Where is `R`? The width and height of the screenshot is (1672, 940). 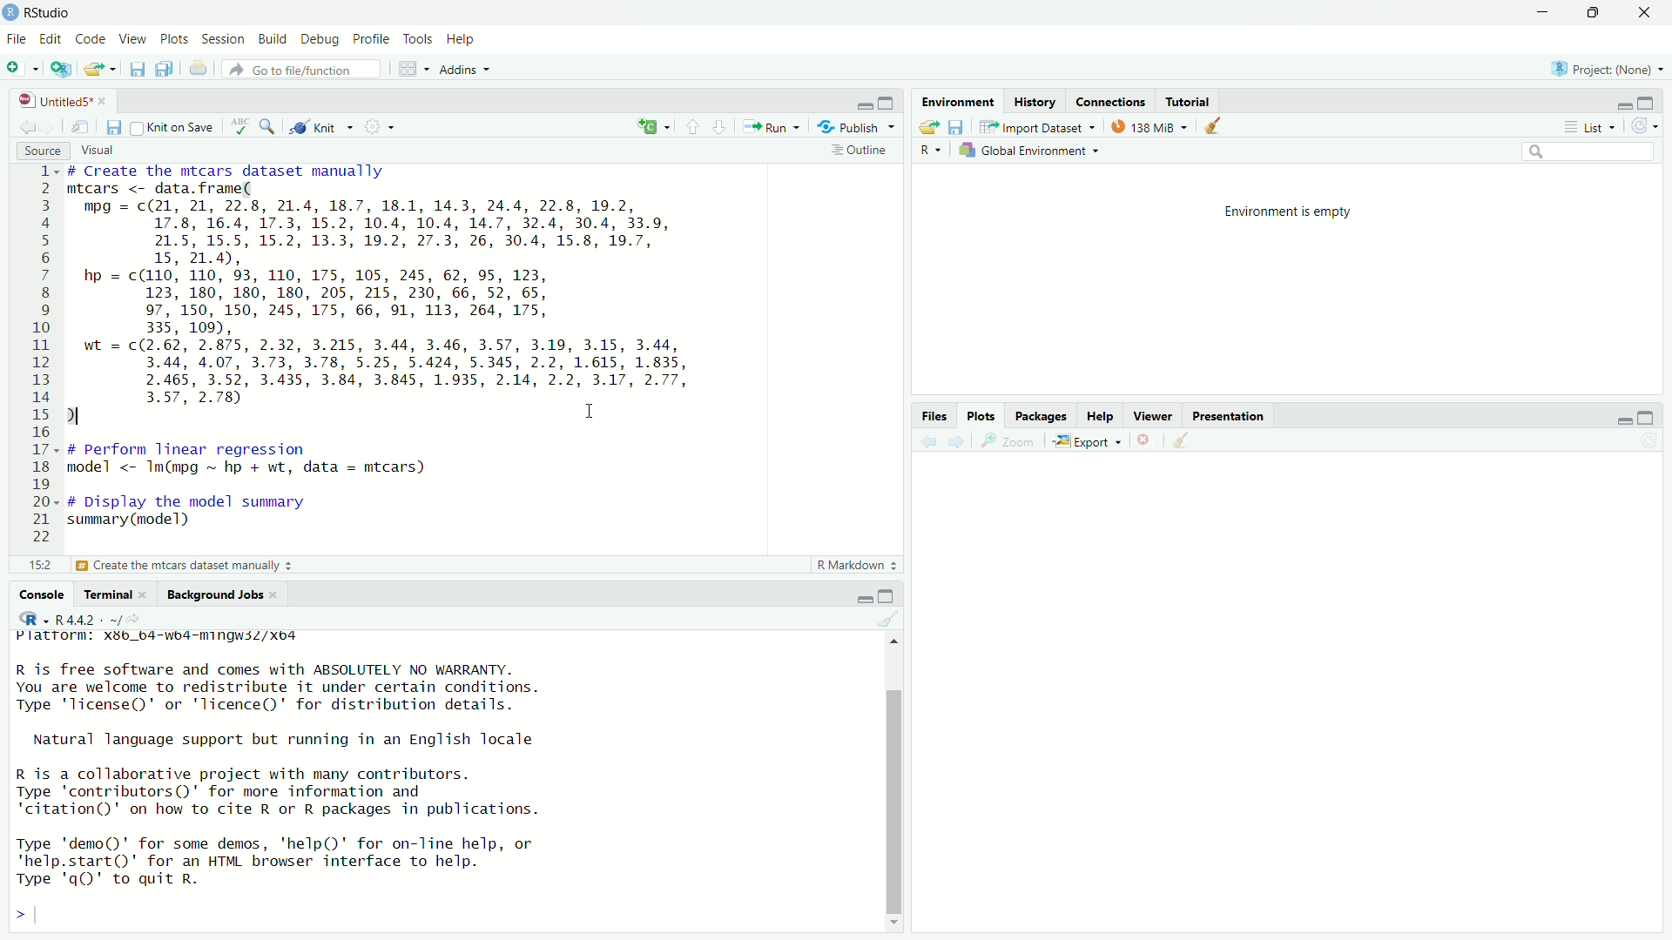 R is located at coordinates (931, 152).